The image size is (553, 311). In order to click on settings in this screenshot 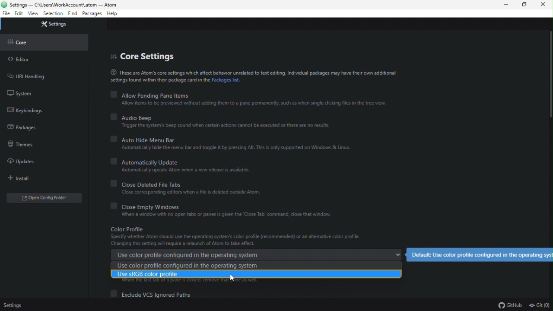, I will do `click(14, 305)`.